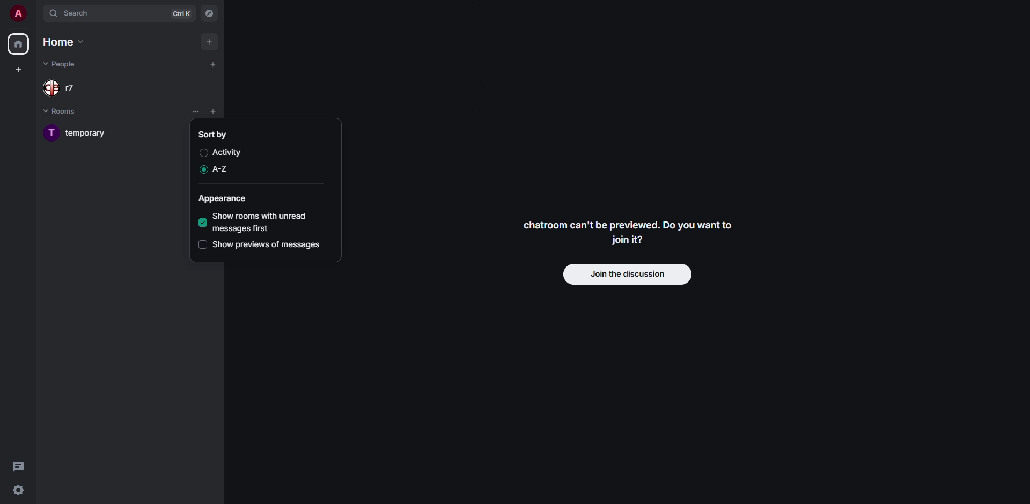 The image size is (1030, 504). Describe the element at coordinates (203, 153) in the screenshot. I see `disabled` at that location.